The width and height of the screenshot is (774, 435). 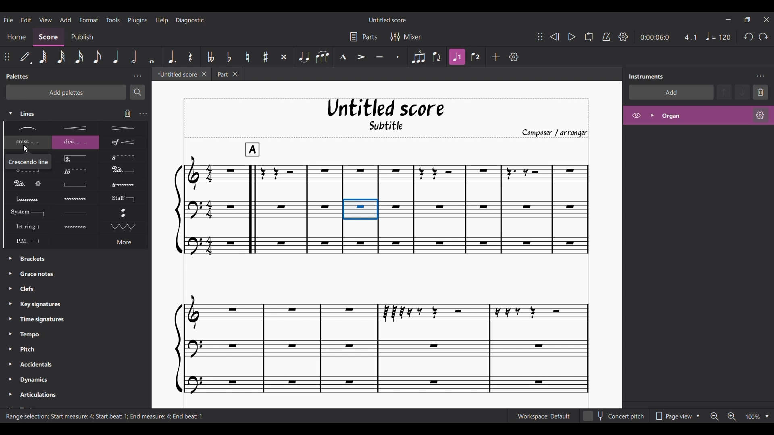 I want to click on Show interface in a smaller tab, so click(x=747, y=20).